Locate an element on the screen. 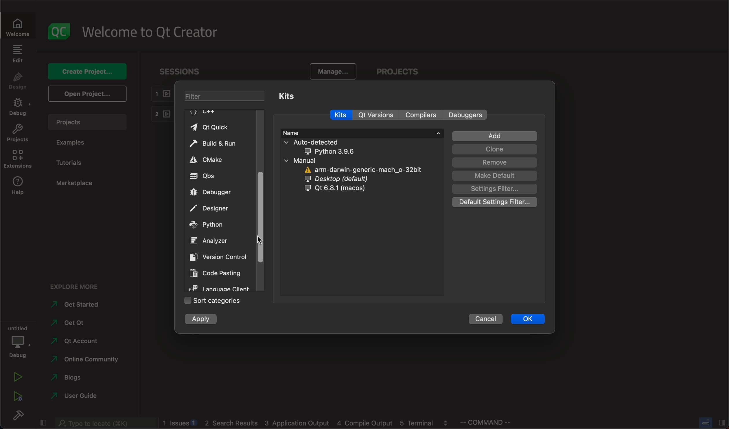 The width and height of the screenshot is (729, 429). debug is located at coordinates (19, 342).